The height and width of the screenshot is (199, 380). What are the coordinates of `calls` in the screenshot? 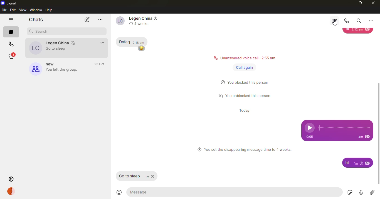 It's located at (9, 44).